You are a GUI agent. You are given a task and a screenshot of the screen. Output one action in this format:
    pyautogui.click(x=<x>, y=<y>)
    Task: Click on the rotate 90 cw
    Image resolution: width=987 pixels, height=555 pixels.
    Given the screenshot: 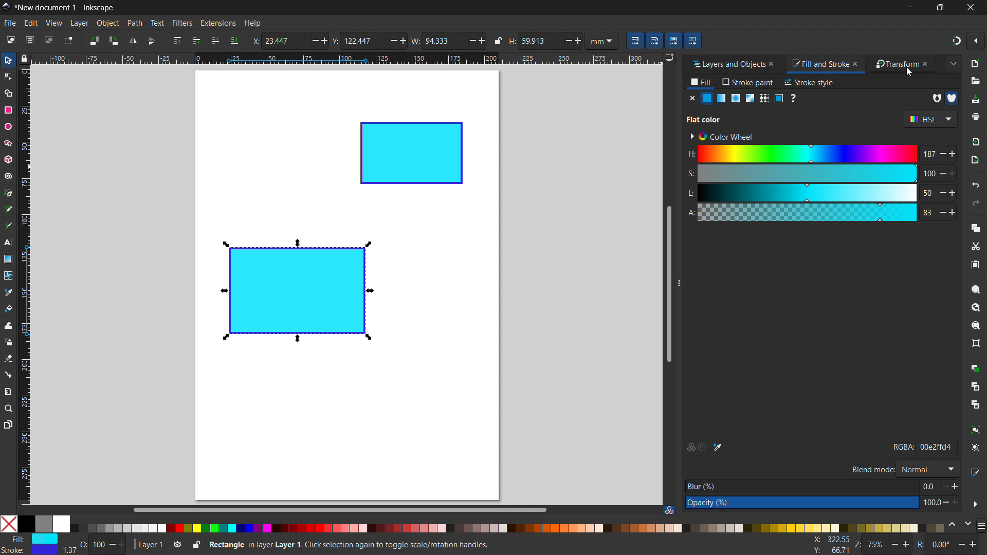 What is the action you would take?
    pyautogui.click(x=113, y=41)
    